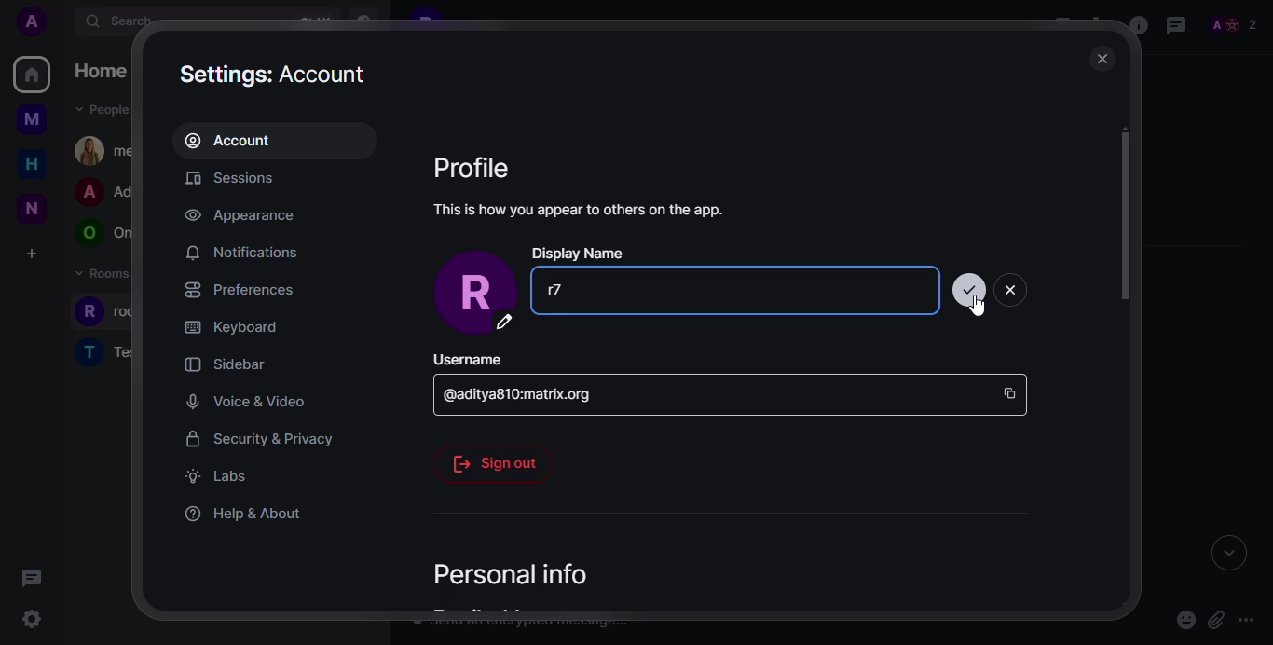  Describe the element at coordinates (1102, 57) in the screenshot. I see `close` at that location.